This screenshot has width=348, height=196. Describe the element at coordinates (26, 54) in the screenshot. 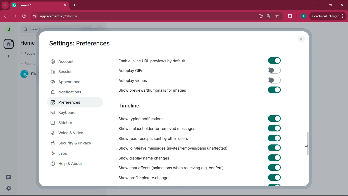

I see `people` at that location.